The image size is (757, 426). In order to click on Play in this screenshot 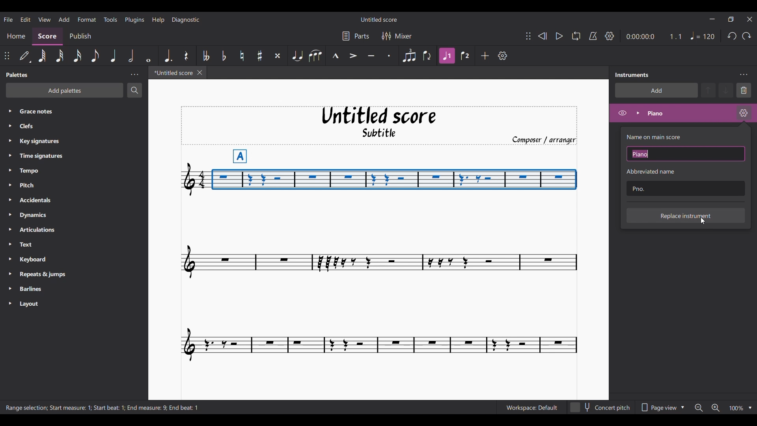, I will do `click(559, 36)`.